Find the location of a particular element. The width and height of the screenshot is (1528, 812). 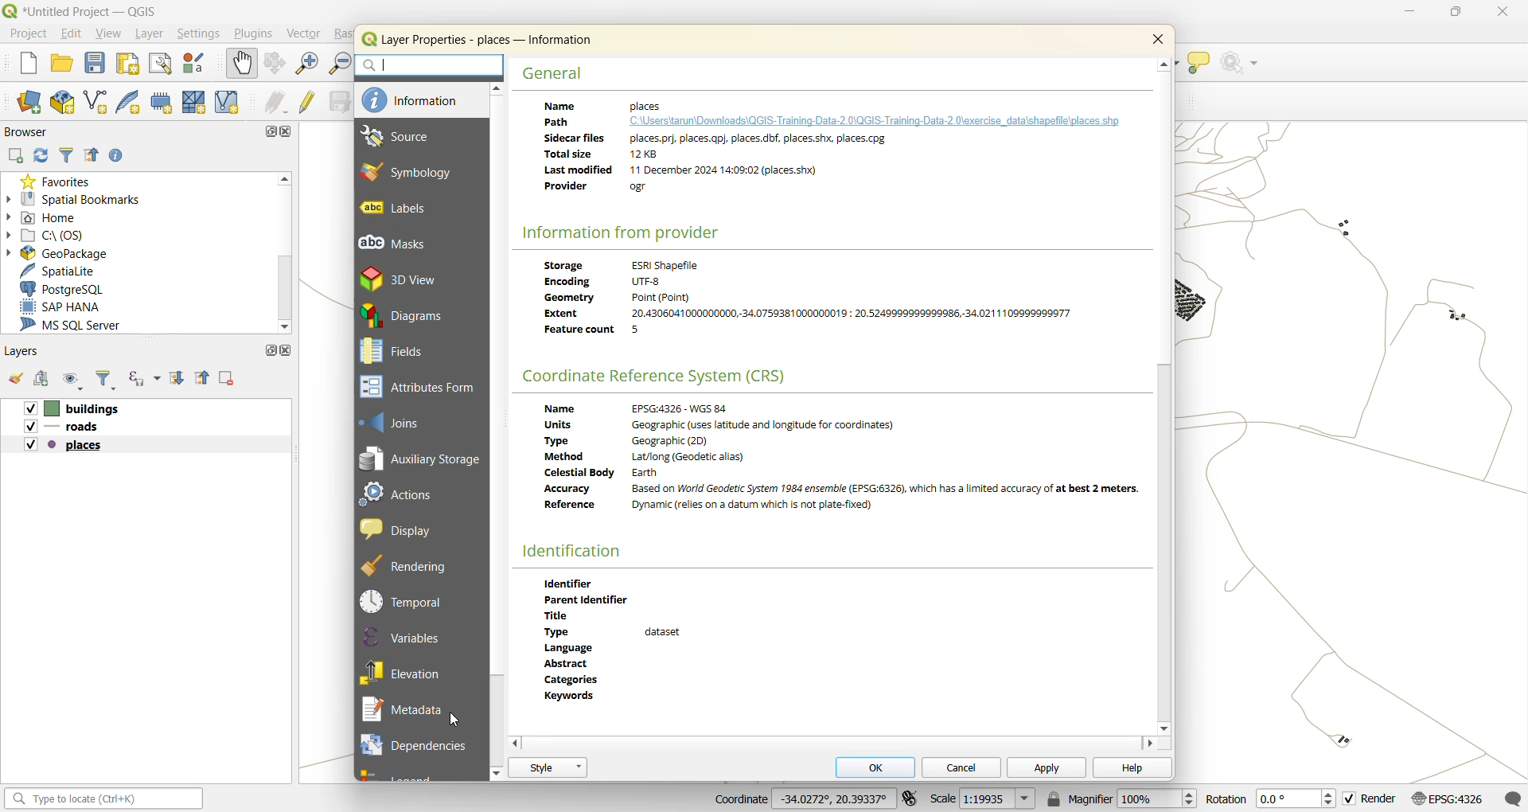

maximize is located at coordinates (1456, 14).